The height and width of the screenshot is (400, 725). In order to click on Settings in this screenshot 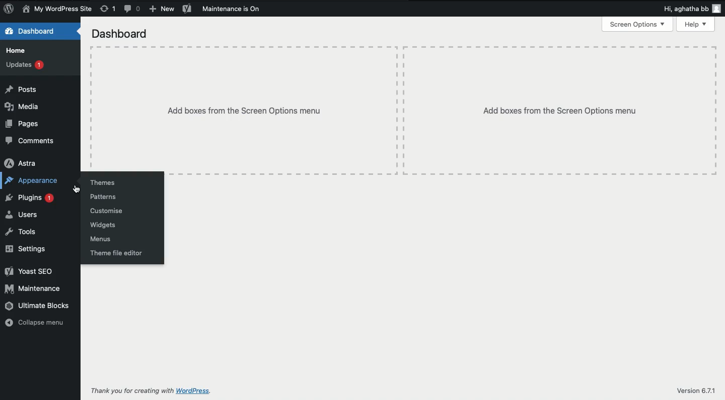, I will do `click(25, 248)`.